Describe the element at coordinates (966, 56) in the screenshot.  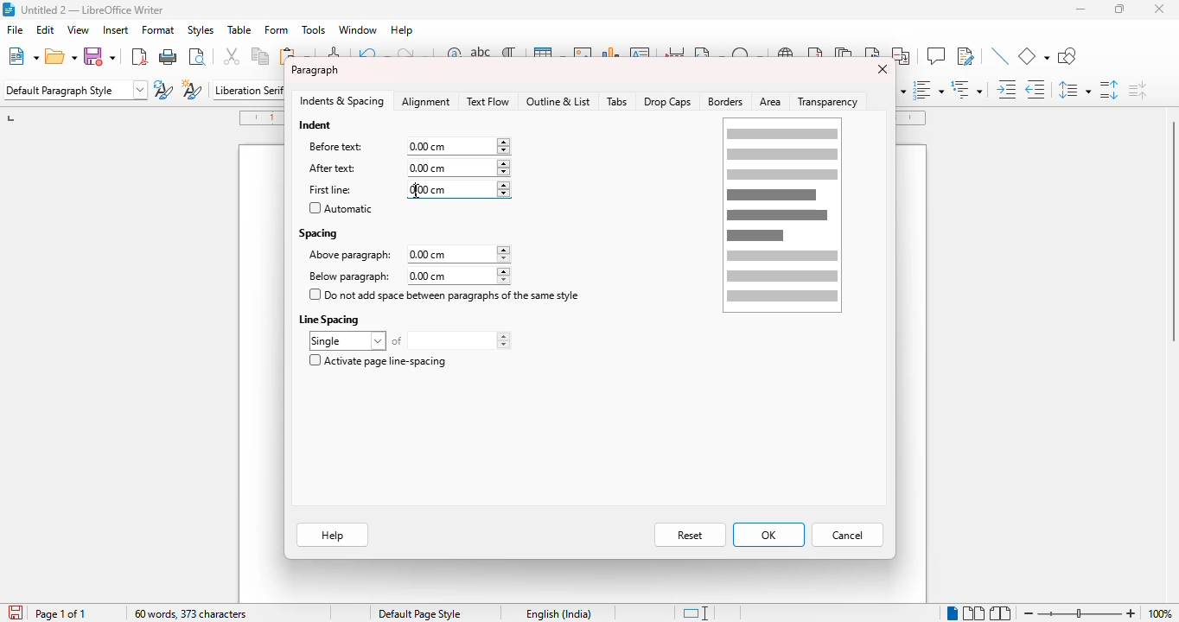
I see `show track changes functions` at that location.